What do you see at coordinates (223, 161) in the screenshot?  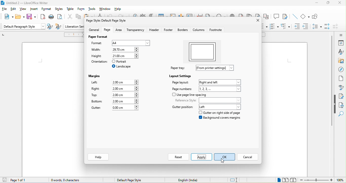 I see `cursor movement` at bounding box center [223, 161].